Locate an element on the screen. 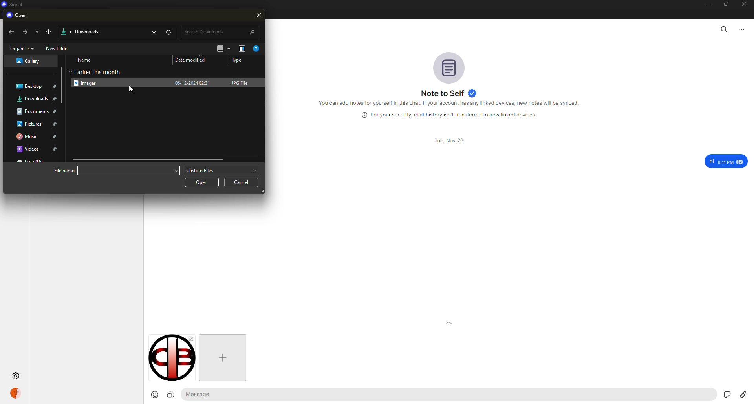 The height and width of the screenshot is (404, 754). jpg is located at coordinates (242, 82).